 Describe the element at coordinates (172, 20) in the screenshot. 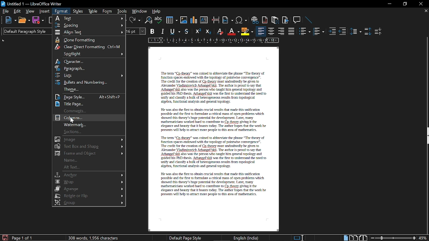

I see `Insert table` at that location.